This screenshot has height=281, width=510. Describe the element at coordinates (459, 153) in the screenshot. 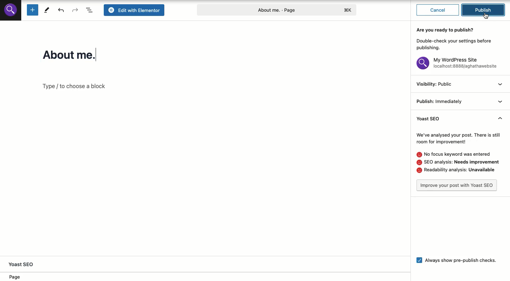

I see `We've analysed your post. There is stillroom for improvement! No focus keyword was entered SEO analysis: Needs improvement Readability analysis: Unavailable` at that location.